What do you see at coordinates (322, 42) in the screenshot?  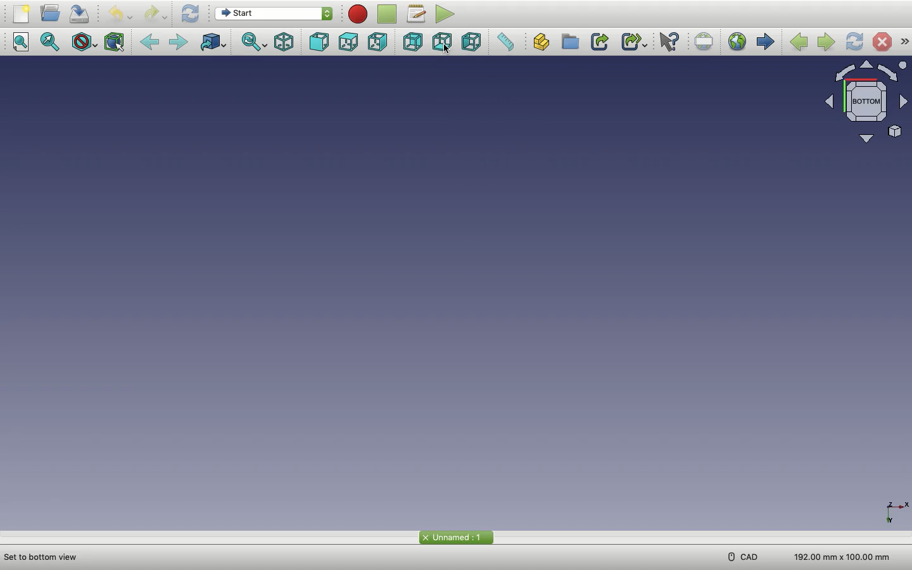 I see `Front` at bounding box center [322, 42].